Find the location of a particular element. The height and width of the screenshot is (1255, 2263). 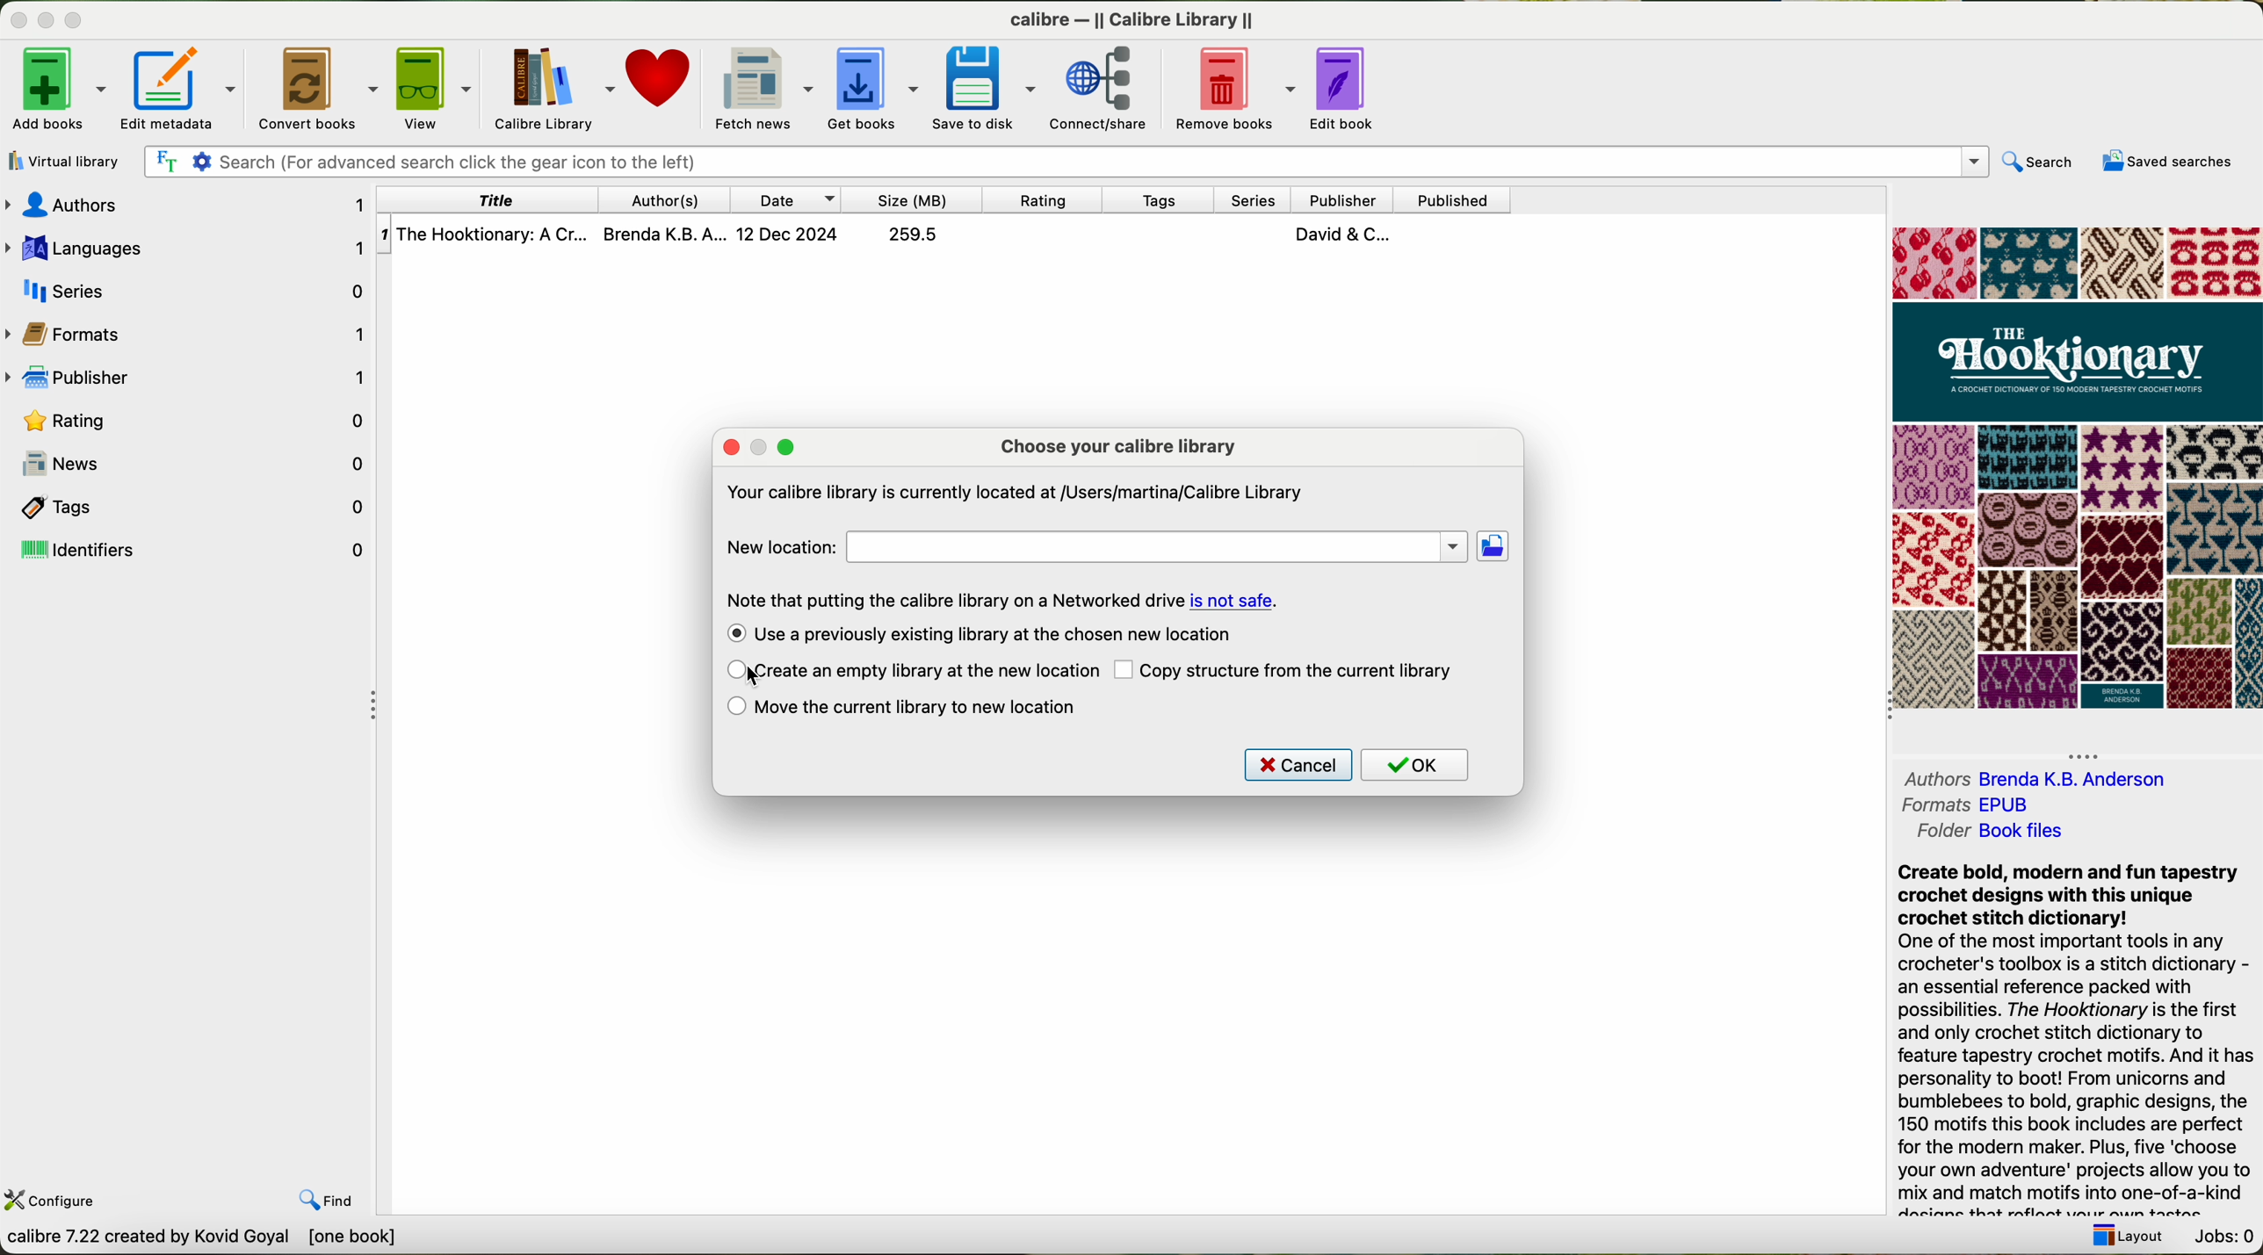

copy structure from the current  library is located at coordinates (1299, 673).